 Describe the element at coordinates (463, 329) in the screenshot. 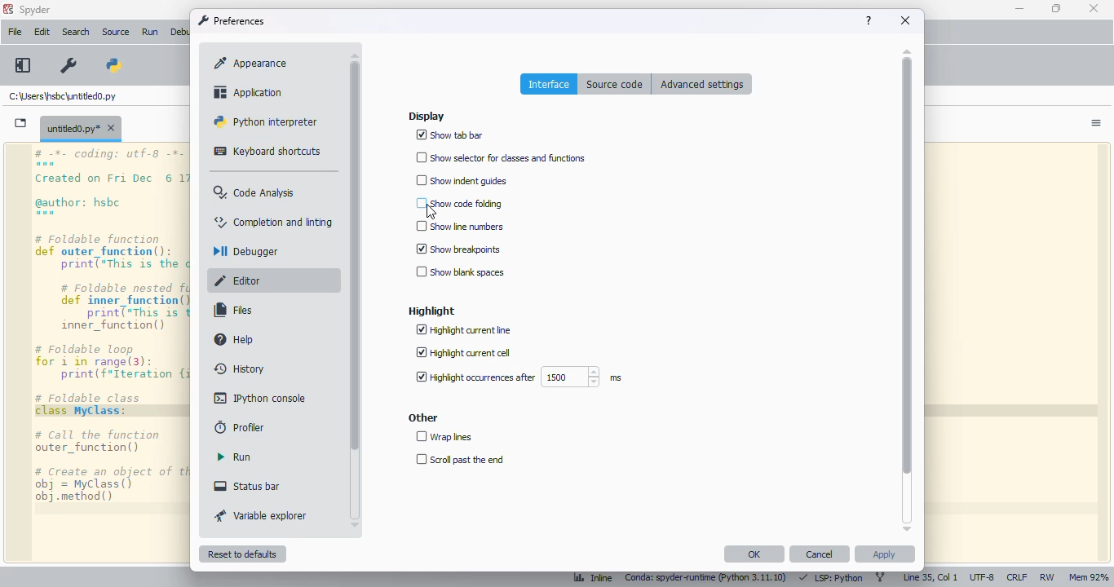

I see `highlight current line` at that location.